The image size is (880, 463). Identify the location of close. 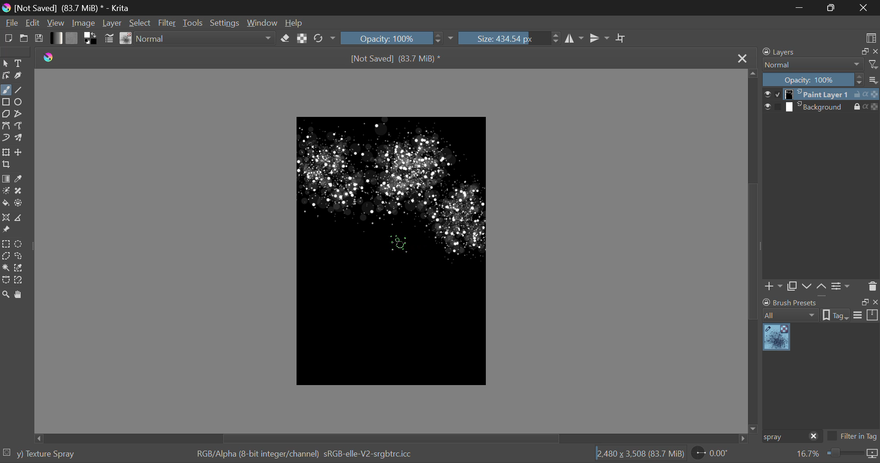
(814, 437).